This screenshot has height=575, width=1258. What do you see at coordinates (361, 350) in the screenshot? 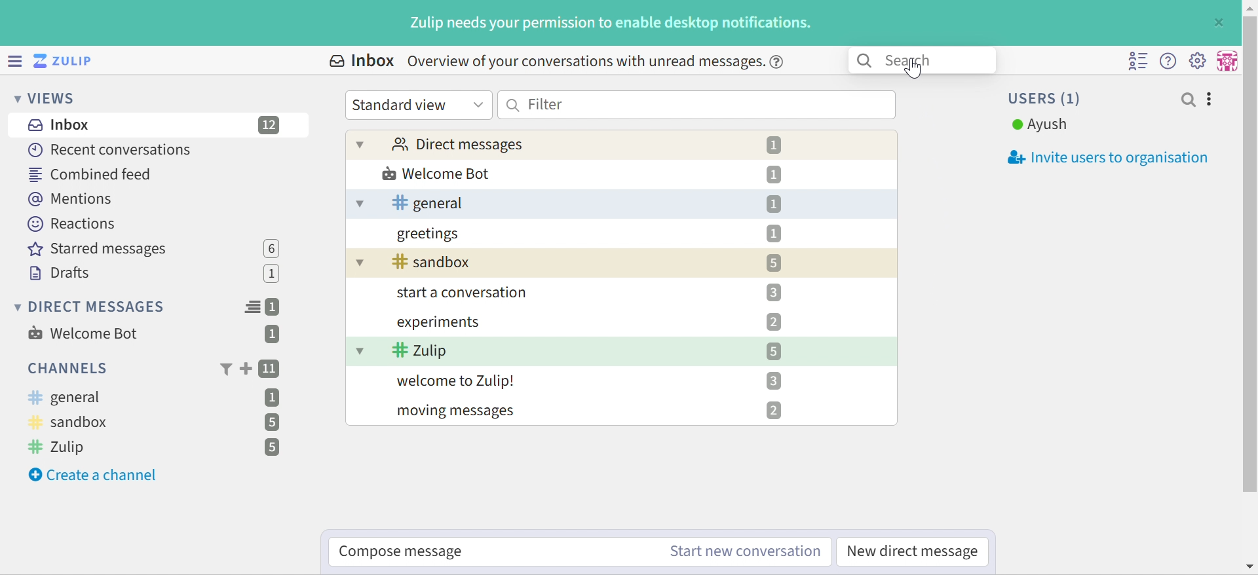
I see `Drop down` at bounding box center [361, 350].